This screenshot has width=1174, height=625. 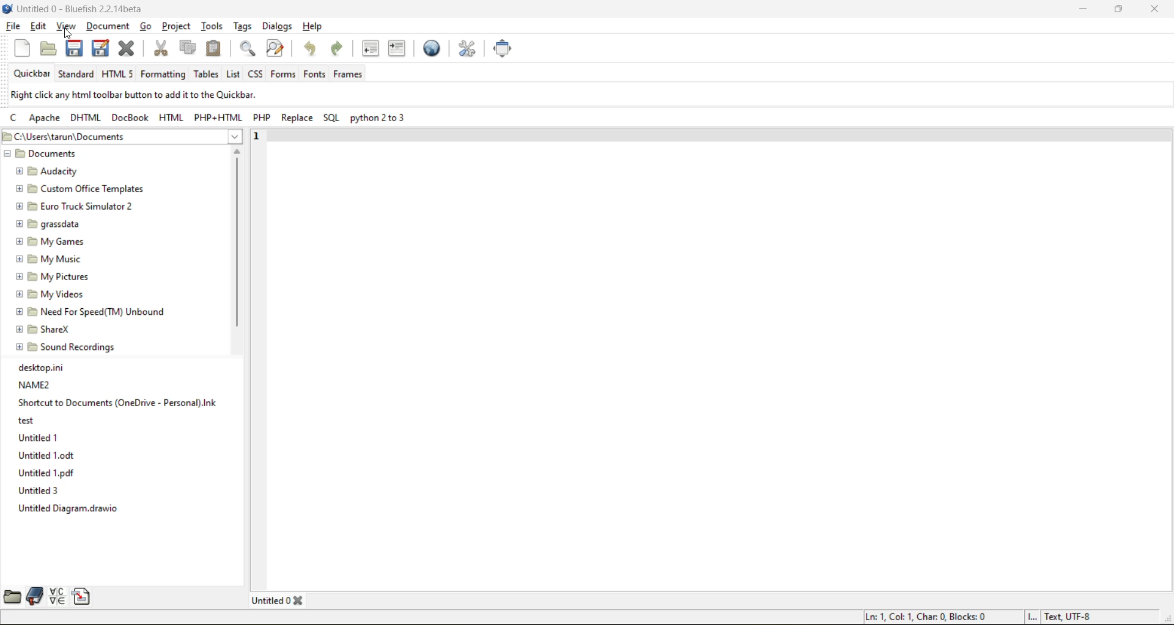 I want to click on quickbar, so click(x=32, y=72).